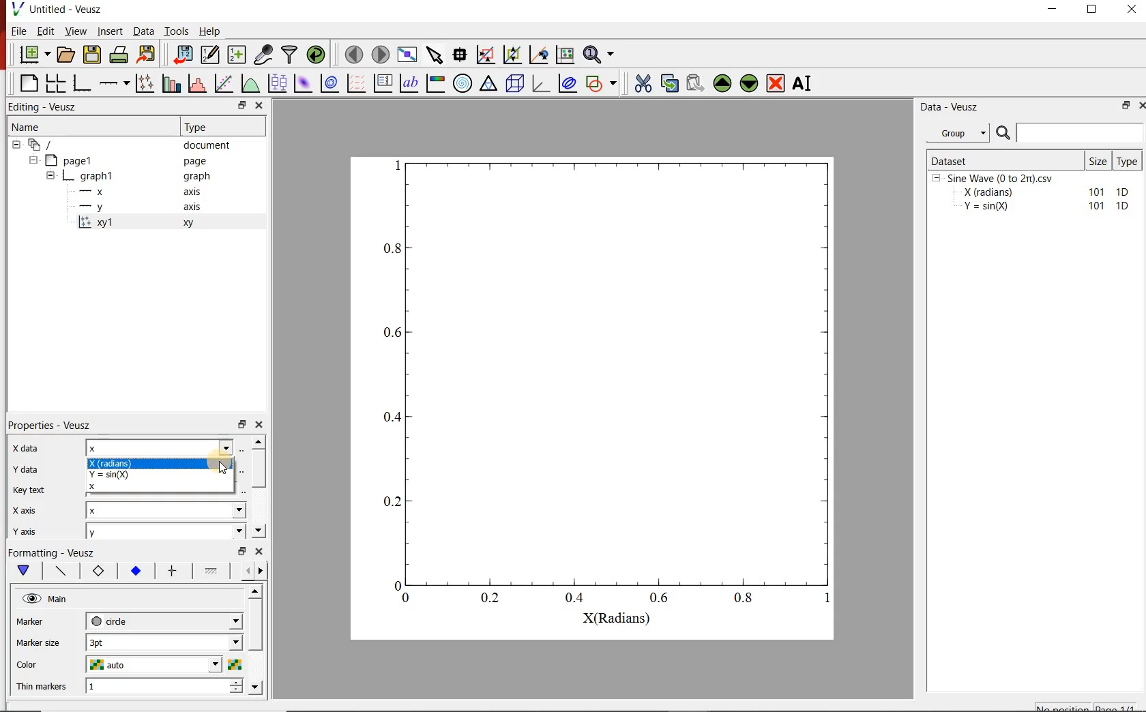 Image resolution: width=1146 pixels, height=712 pixels. What do you see at coordinates (357, 83) in the screenshot?
I see `plot a vector field` at bounding box center [357, 83].